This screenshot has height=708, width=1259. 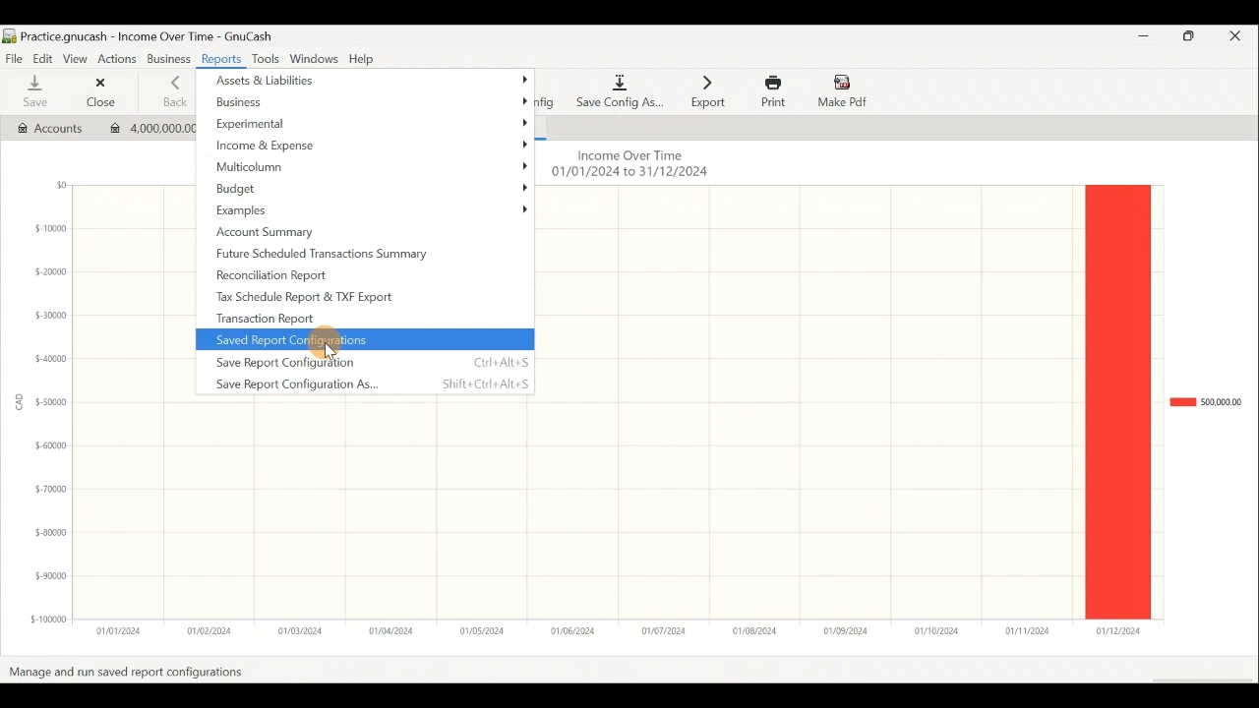 What do you see at coordinates (294, 274) in the screenshot?
I see `Reconciliation report` at bounding box center [294, 274].